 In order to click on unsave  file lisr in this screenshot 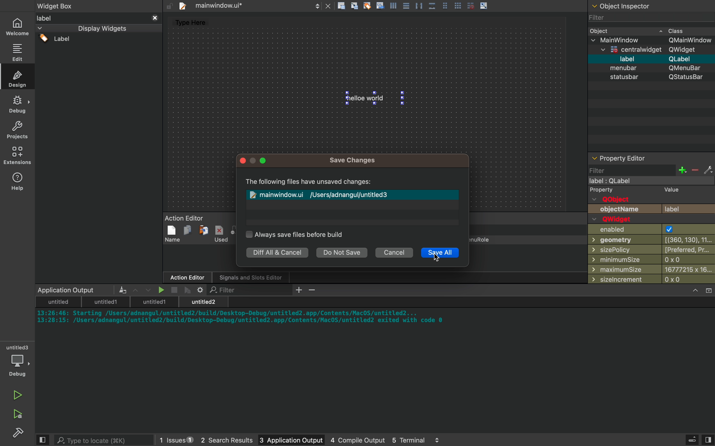, I will do `click(355, 205)`.